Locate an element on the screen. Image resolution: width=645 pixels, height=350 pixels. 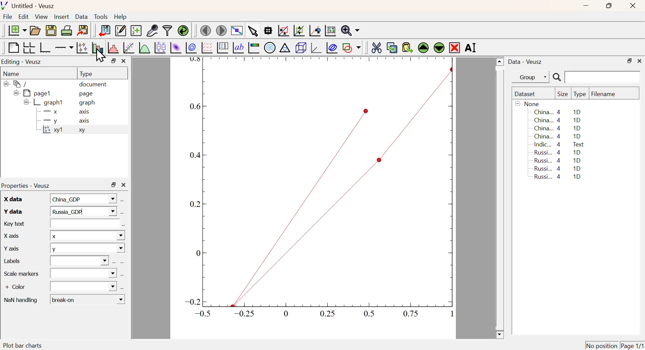
Minimize is located at coordinates (586, 6).